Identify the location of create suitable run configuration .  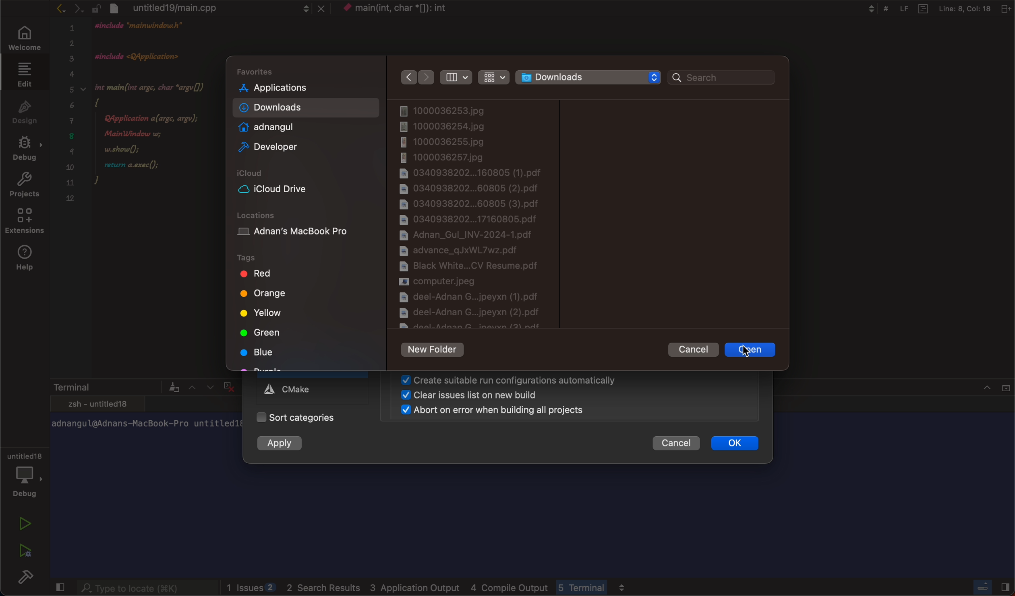
(508, 382).